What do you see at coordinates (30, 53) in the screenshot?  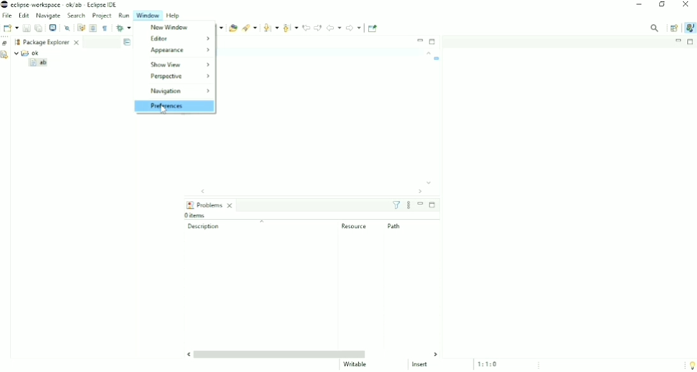 I see `ok` at bounding box center [30, 53].